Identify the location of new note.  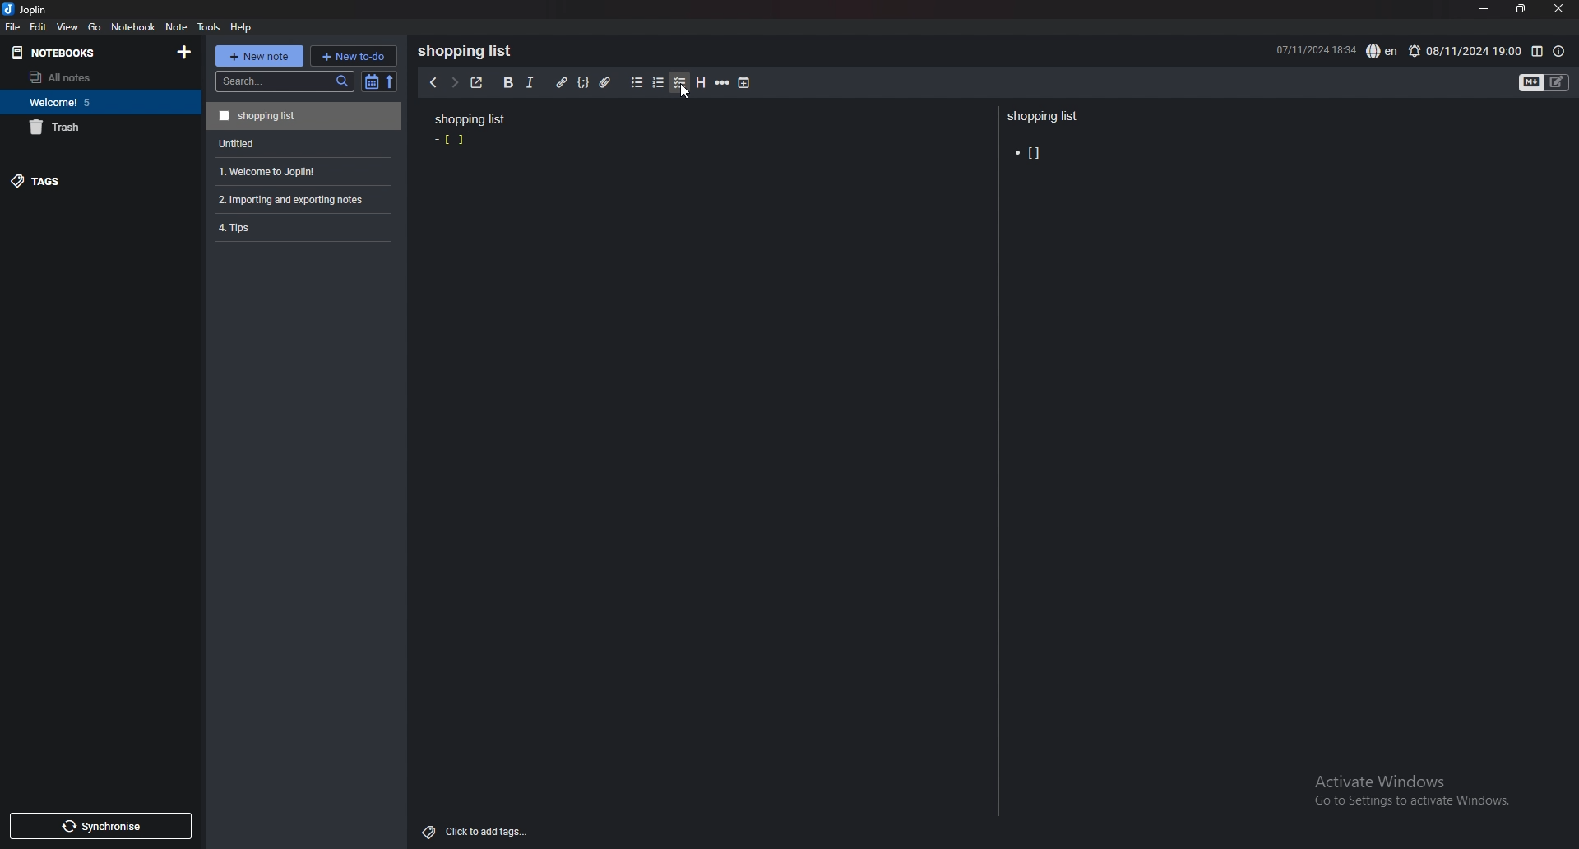
(258, 56).